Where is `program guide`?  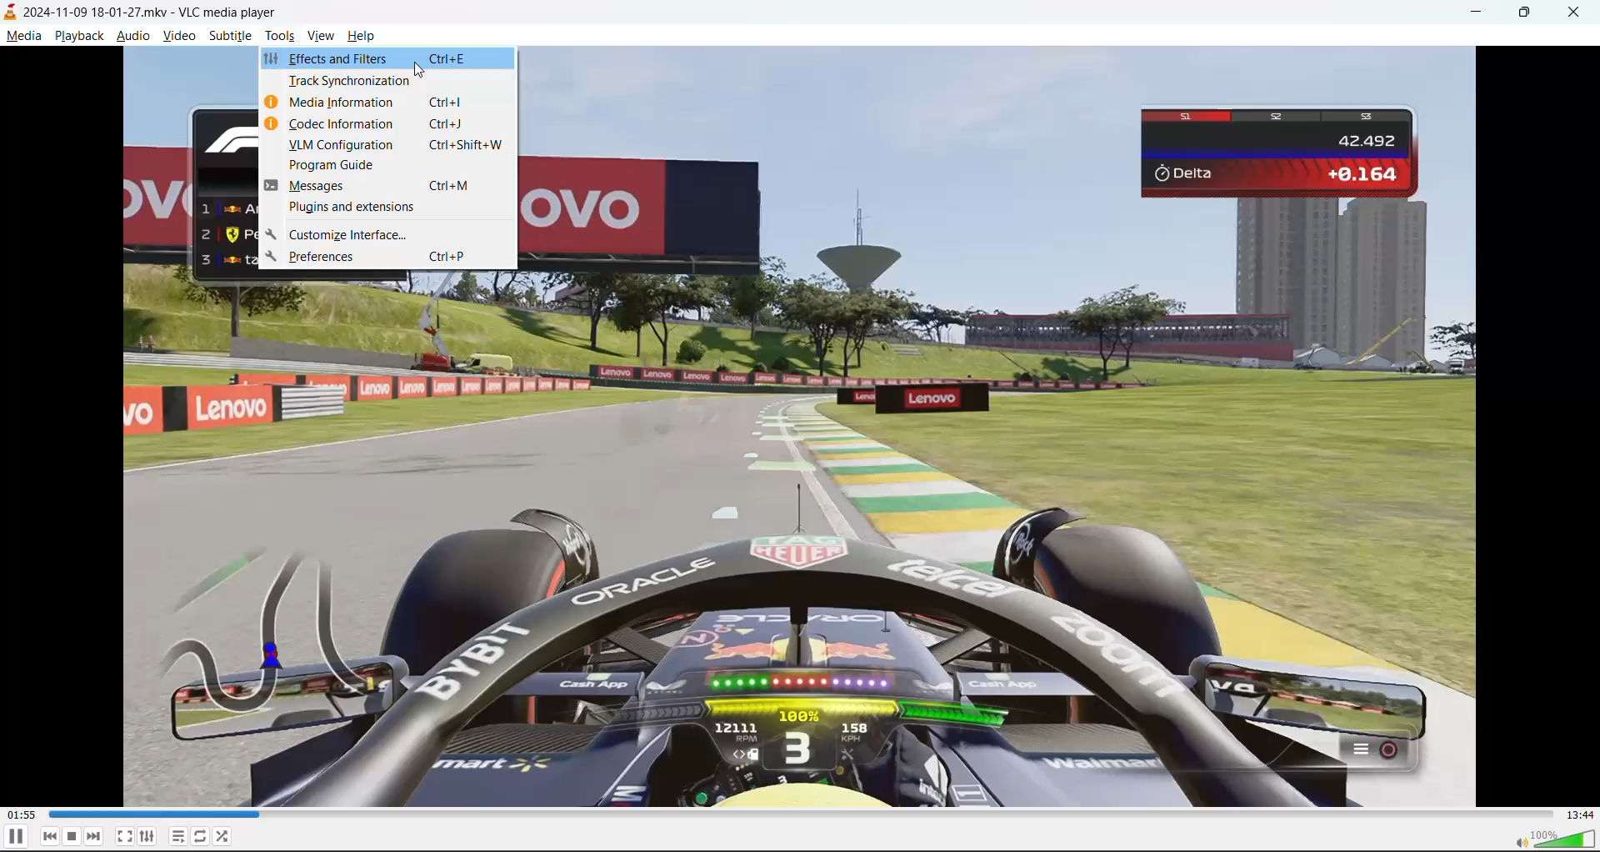 program guide is located at coordinates (386, 164).